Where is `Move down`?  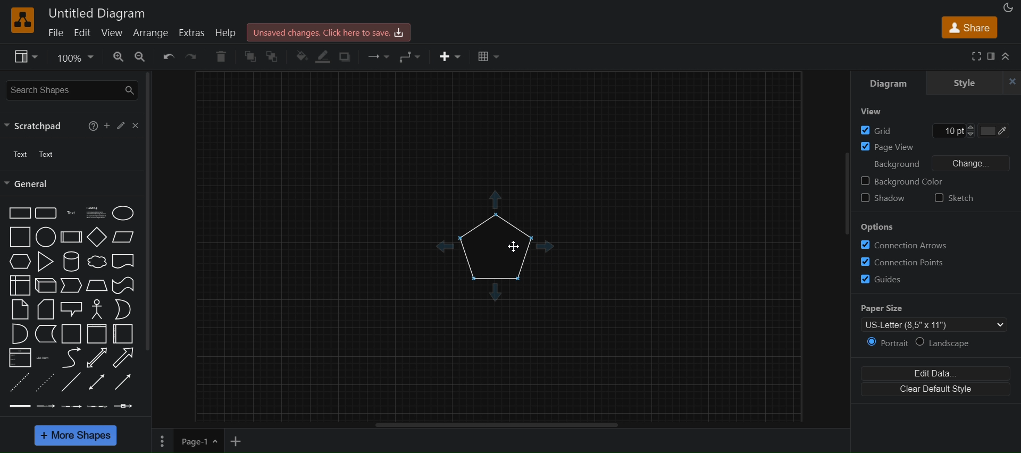 Move down is located at coordinates (495, 292).